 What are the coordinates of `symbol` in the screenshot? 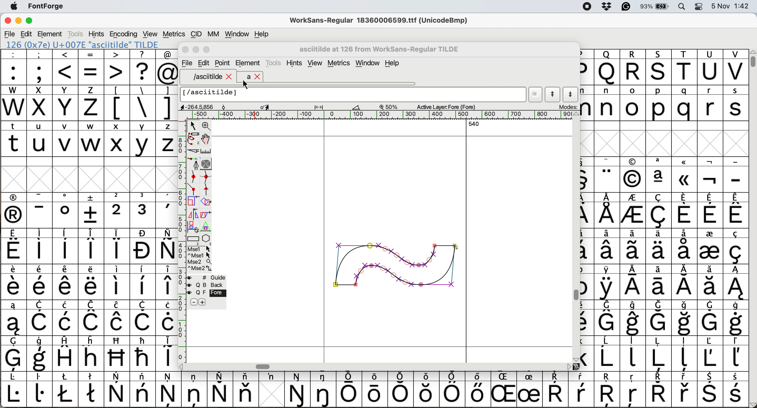 It's located at (709, 353).